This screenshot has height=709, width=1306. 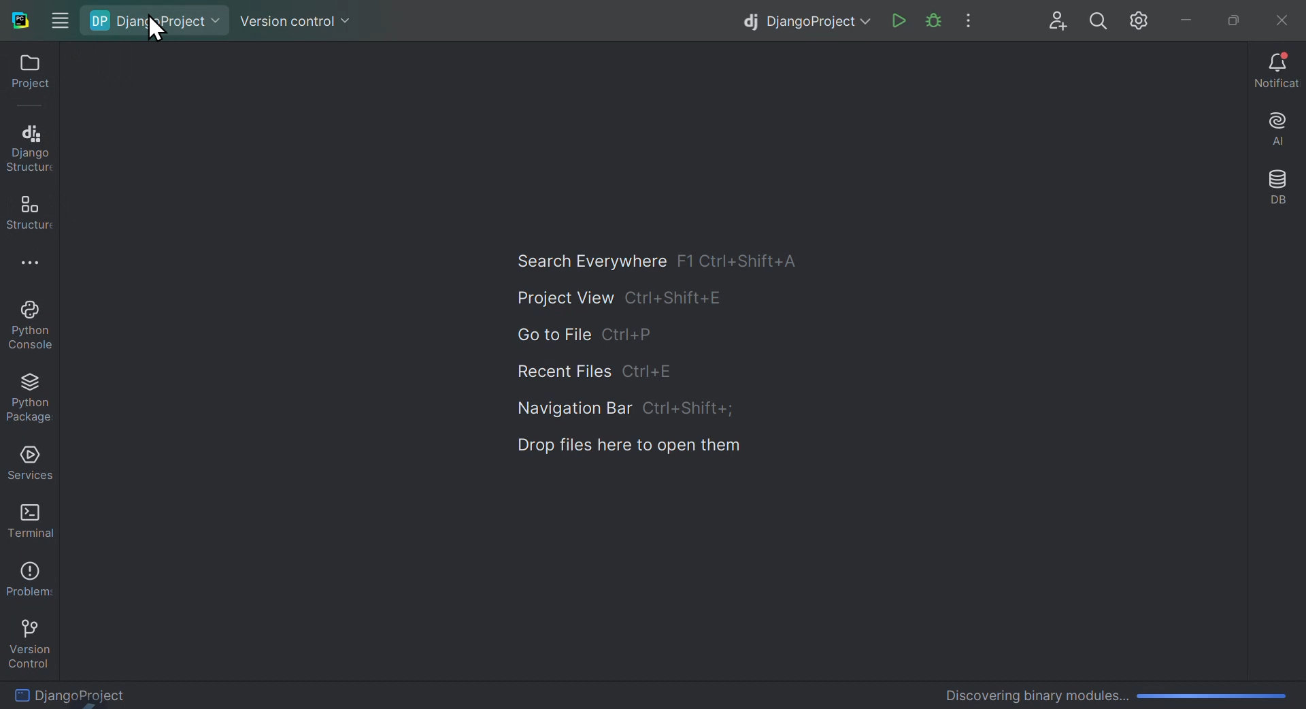 What do you see at coordinates (154, 29) in the screenshot?
I see `Crusor` at bounding box center [154, 29].